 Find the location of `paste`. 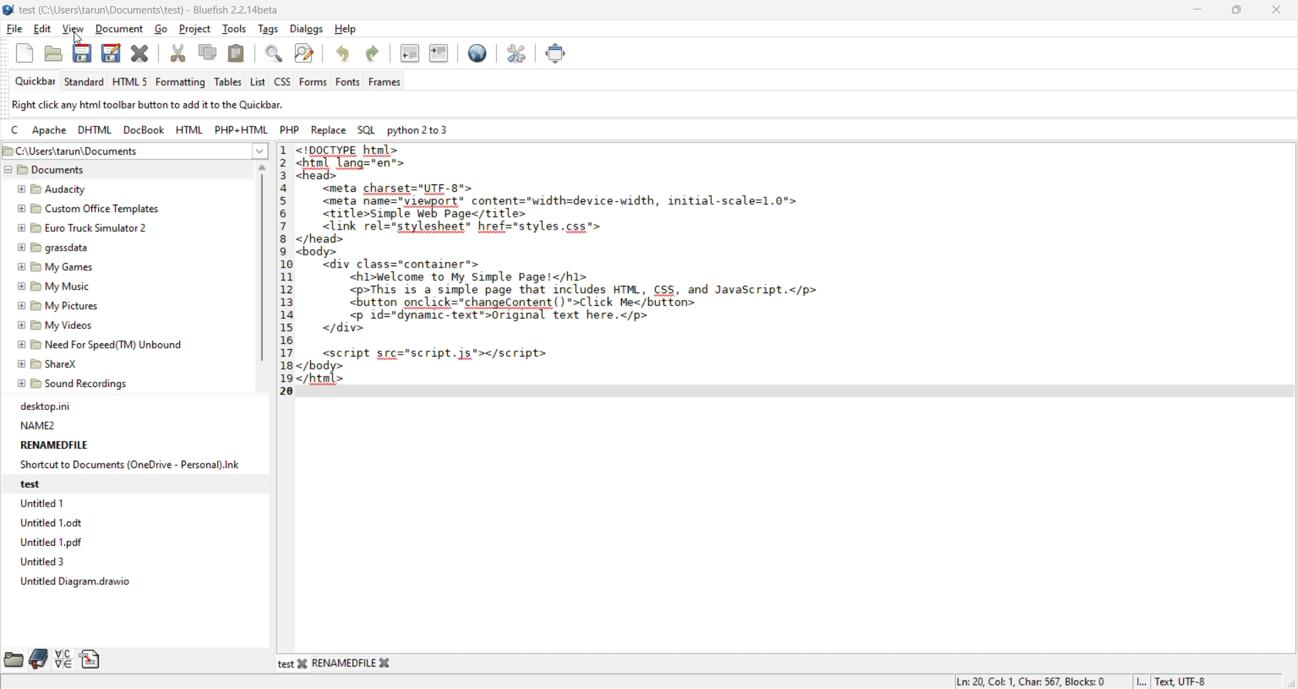

paste is located at coordinates (236, 54).